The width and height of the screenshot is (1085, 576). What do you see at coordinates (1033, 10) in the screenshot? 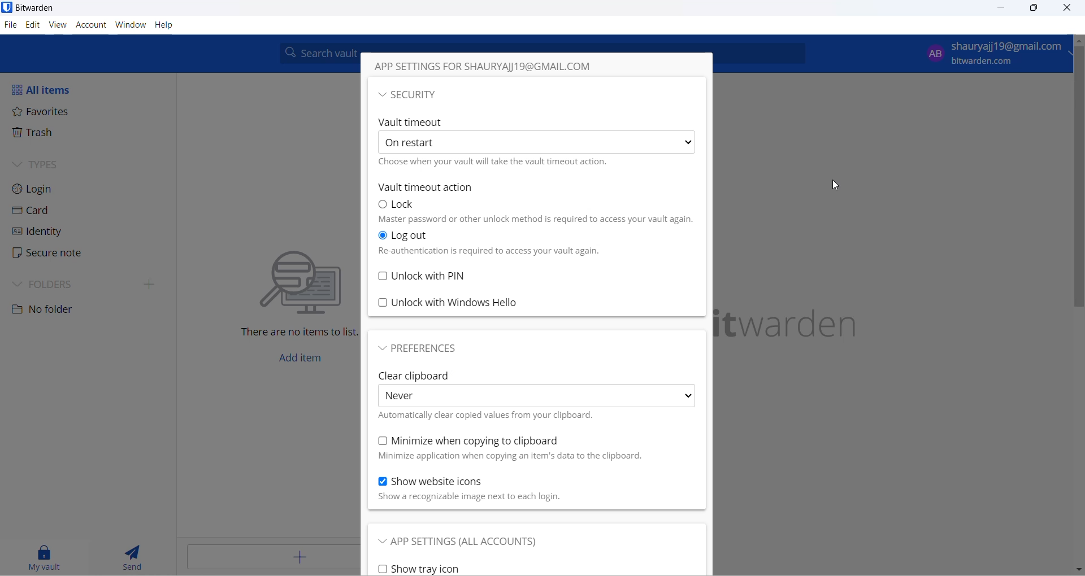
I see `maximize` at bounding box center [1033, 10].